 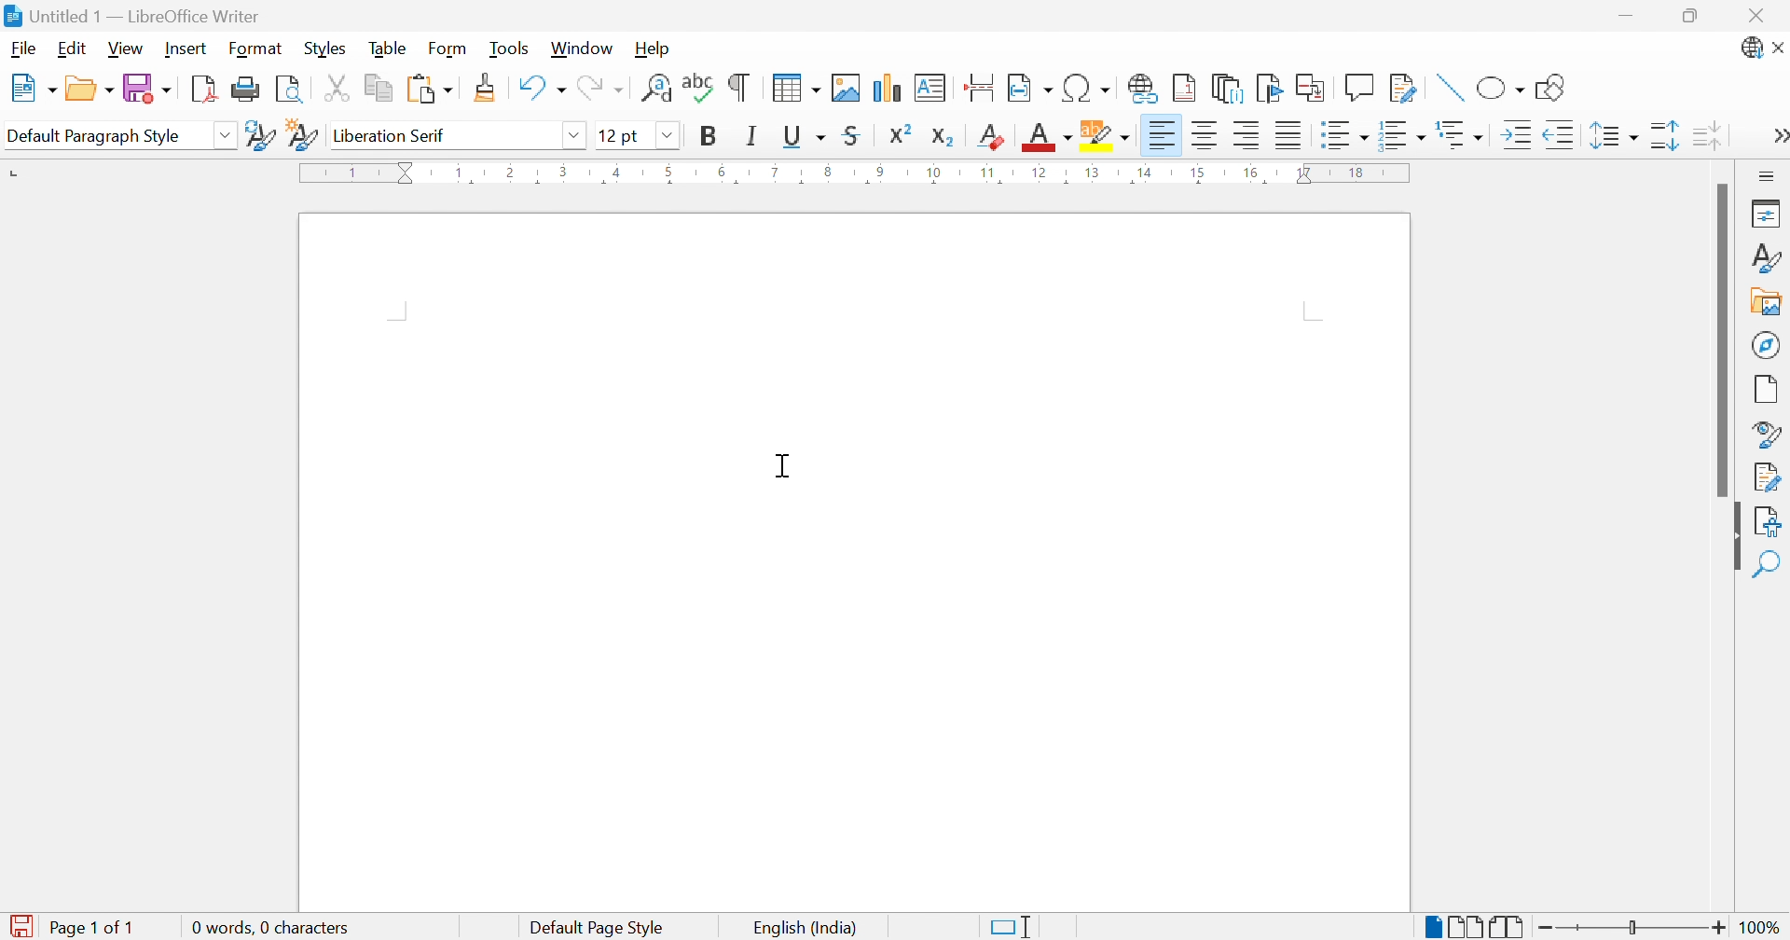 I want to click on Scroll bar, so click(x=1720, y=341).